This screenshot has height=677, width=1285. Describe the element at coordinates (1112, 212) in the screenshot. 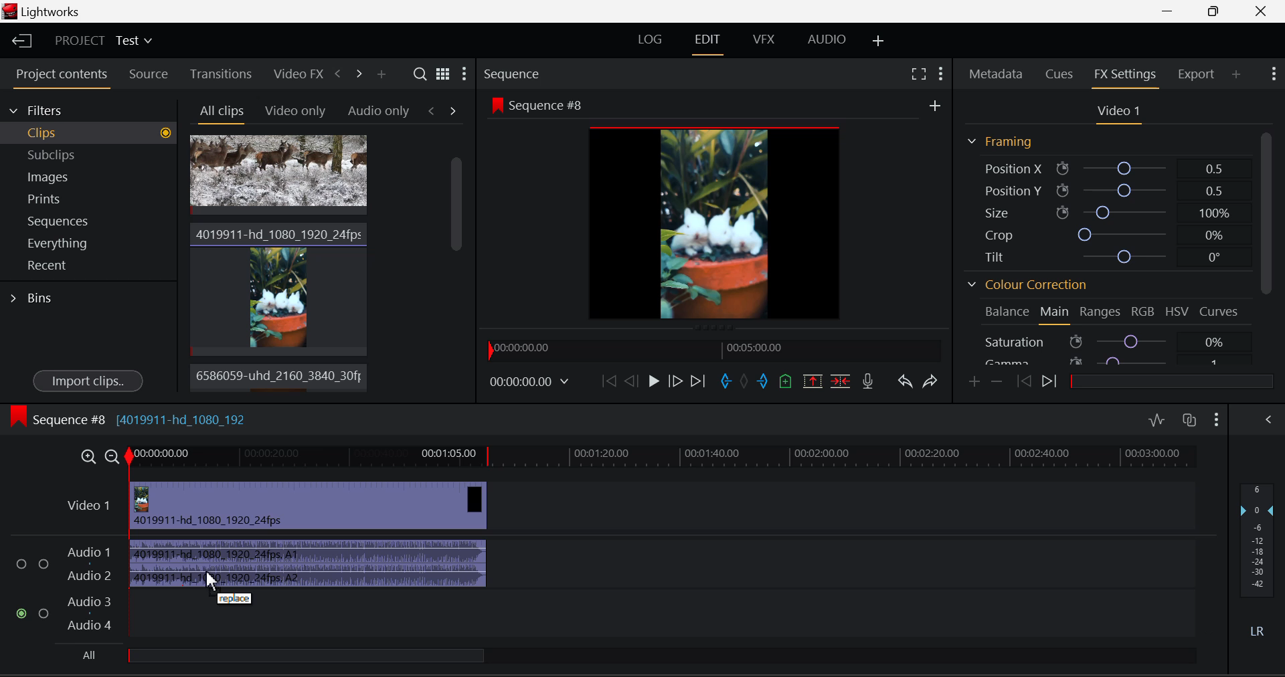

I see `Size` at that location.